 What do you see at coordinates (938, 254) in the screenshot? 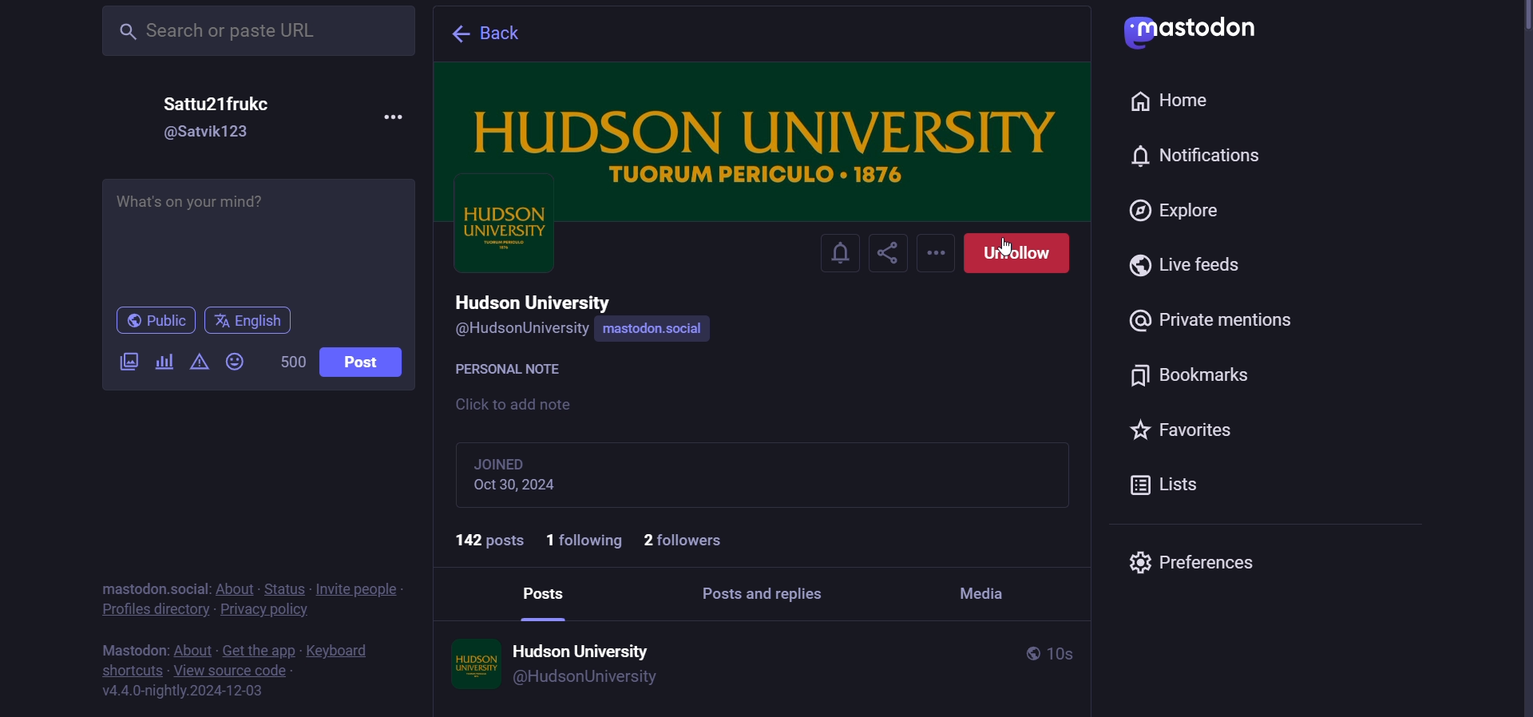
I see `more` at bounding box center [938, 254].